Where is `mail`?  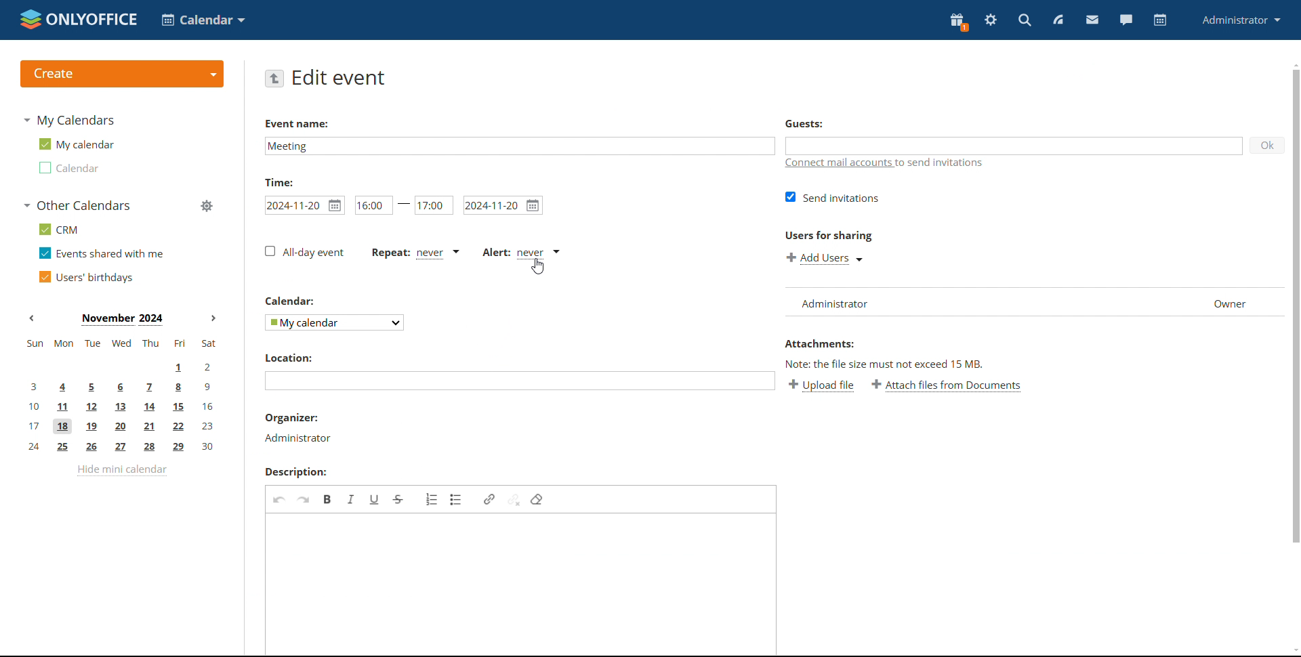 mail is located at coordinates (1092, 21).